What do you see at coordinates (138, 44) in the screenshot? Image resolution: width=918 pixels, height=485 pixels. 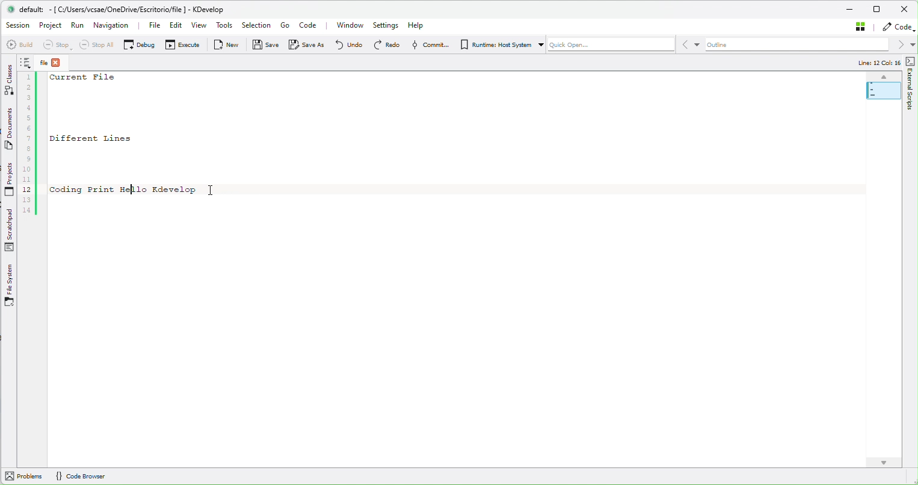 I see `Debug` at bounding box center [138, 44].